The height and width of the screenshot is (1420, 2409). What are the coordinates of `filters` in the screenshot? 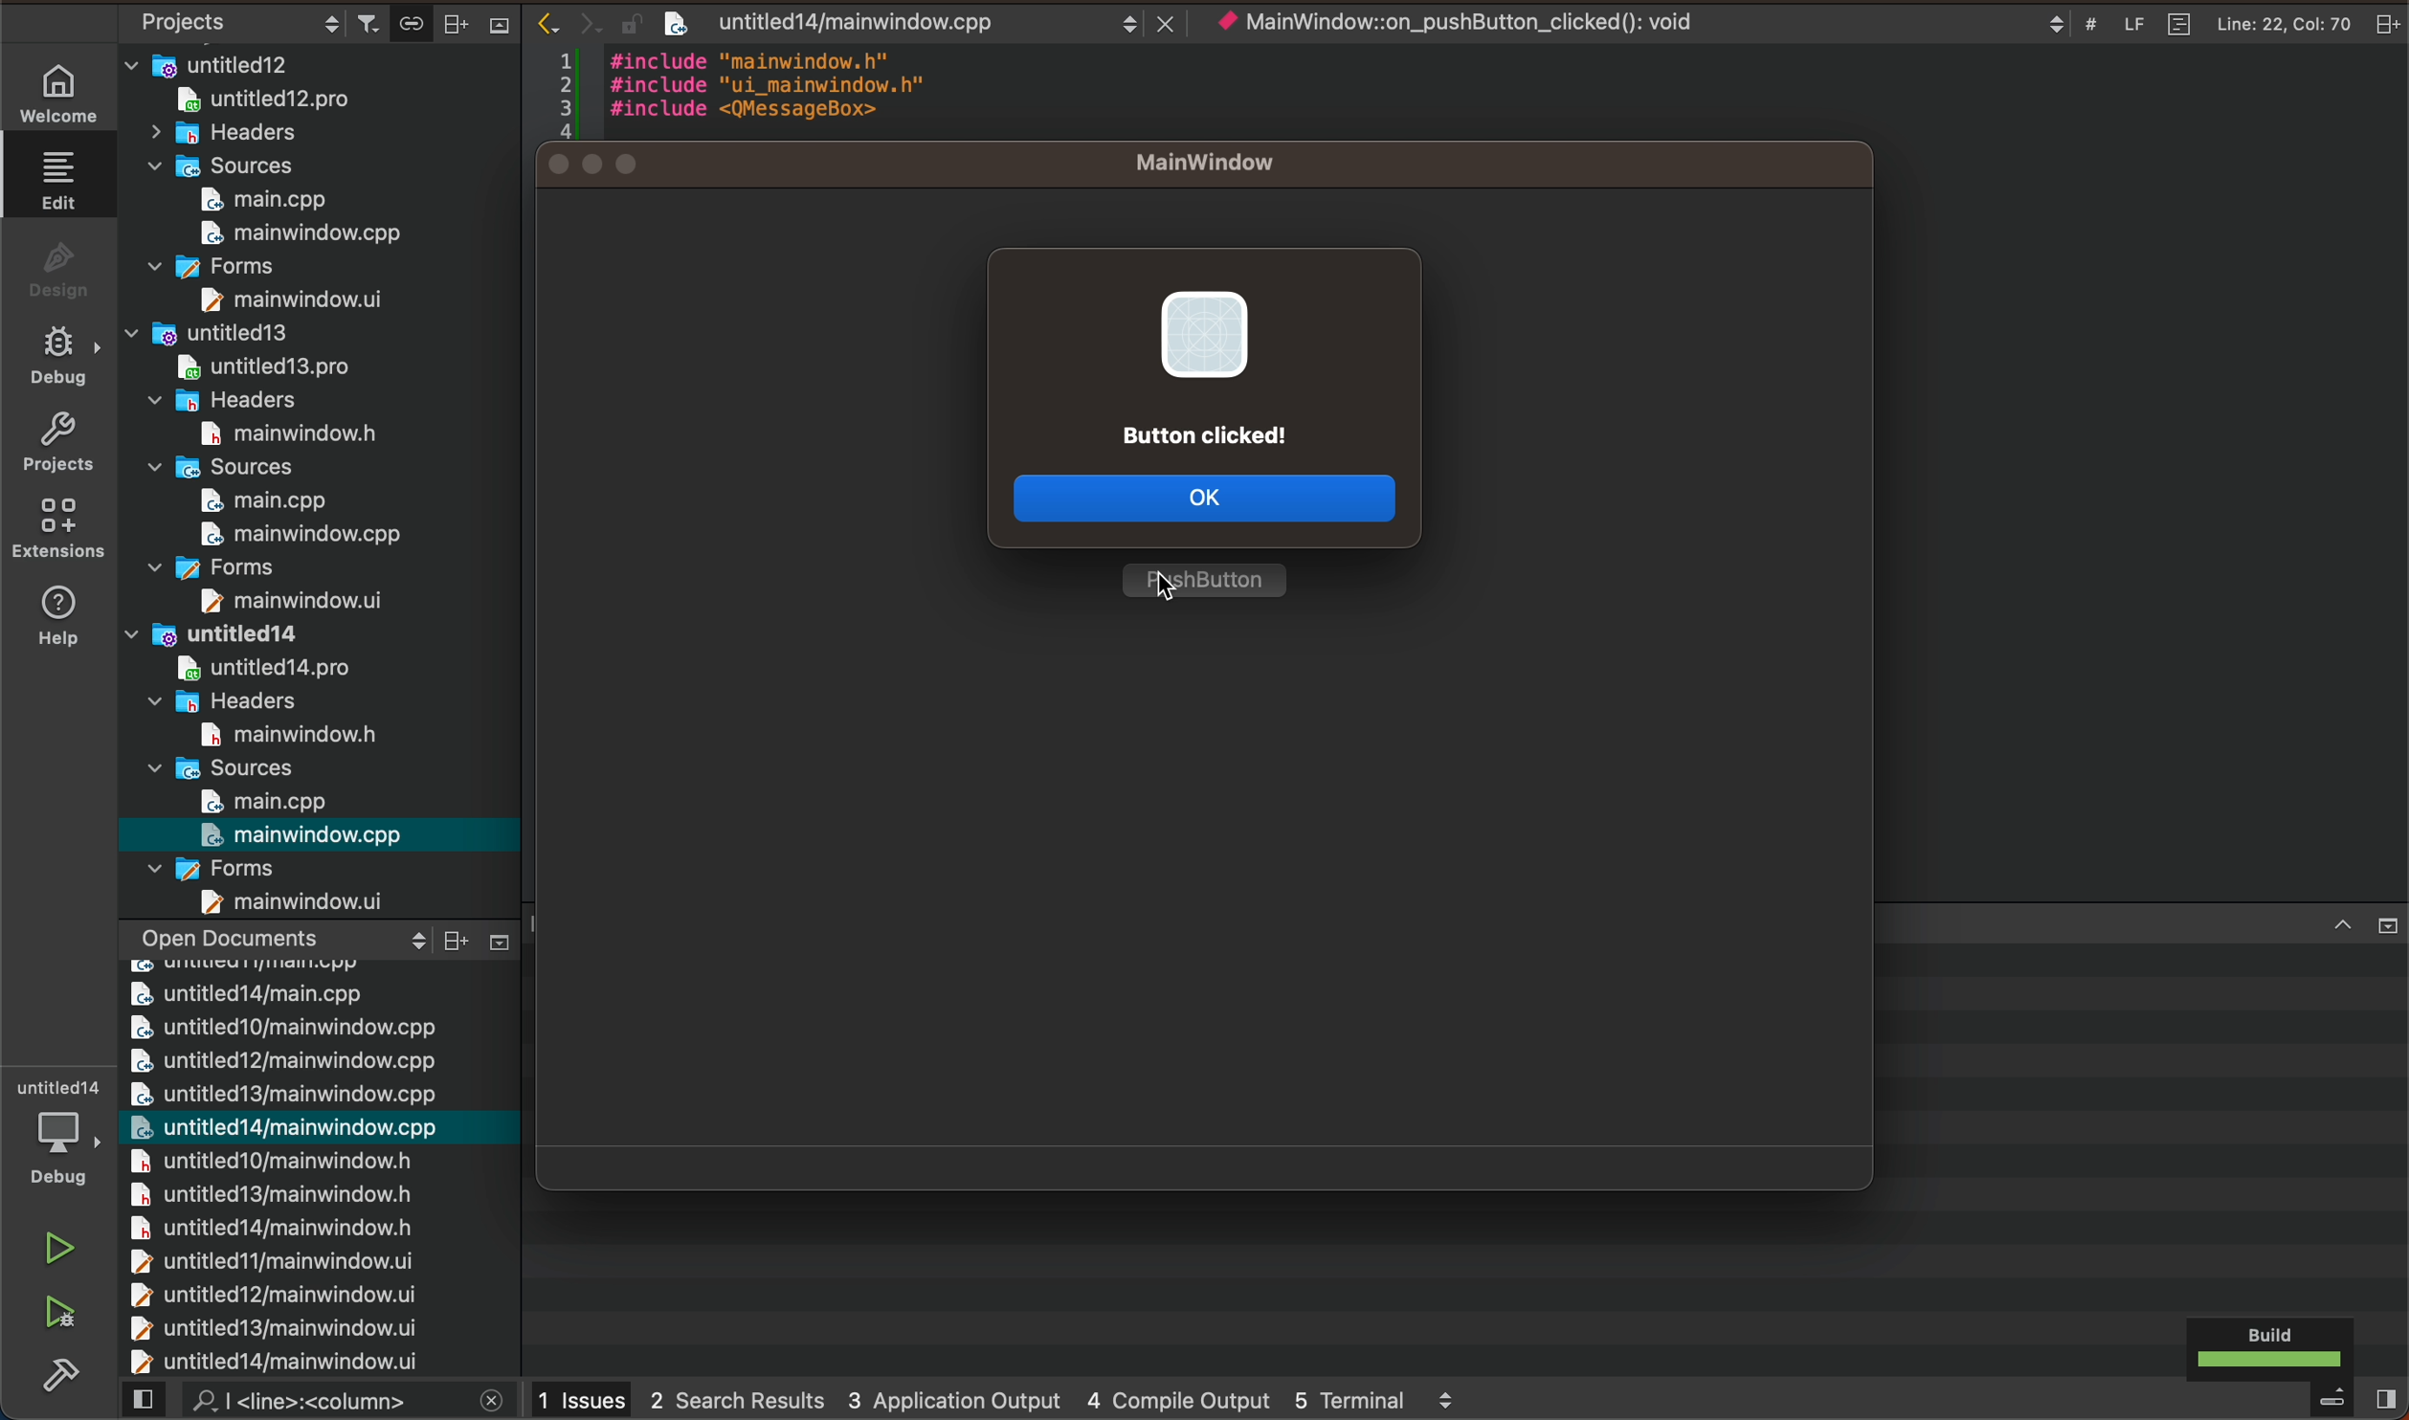 It's located at (435, 21).